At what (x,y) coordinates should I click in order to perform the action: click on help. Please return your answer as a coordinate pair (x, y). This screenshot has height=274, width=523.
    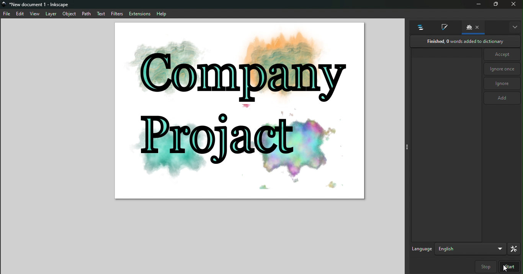
    Looking at the image, I should click on (161, 13).